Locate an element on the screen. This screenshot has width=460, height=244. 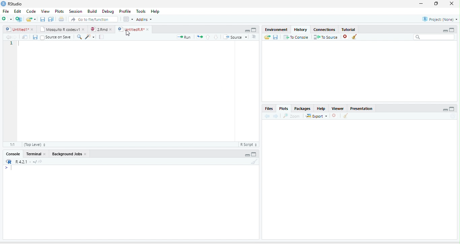
Open recent files is located at coordinates (35, 19).